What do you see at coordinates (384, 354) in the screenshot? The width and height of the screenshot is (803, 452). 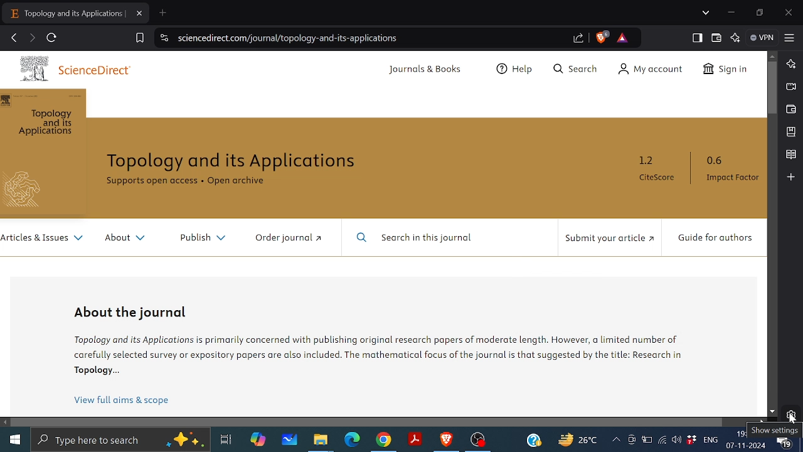 I see `Topology and its Applications is primarily concerned with publishing original research papers of moderate length. However, a limited number of
carefully selected survey or expository papers are also included. The mathematical focus of the journal is that suggested by the title: Research in
Topology...` at bounding box center [384, 354].